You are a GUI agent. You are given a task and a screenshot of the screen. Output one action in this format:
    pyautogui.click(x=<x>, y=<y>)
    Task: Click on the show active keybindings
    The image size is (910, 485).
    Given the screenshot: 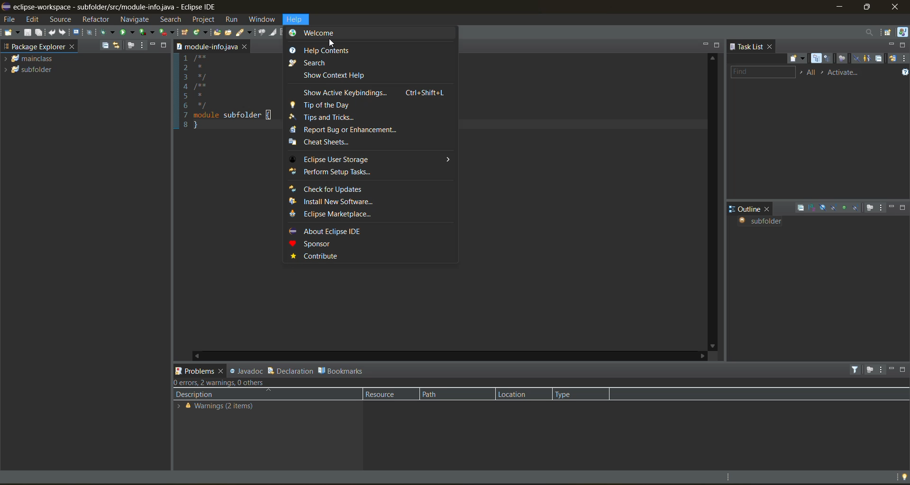 What is the action you would take?
    pyautogui.click(x=370, y=93)
    